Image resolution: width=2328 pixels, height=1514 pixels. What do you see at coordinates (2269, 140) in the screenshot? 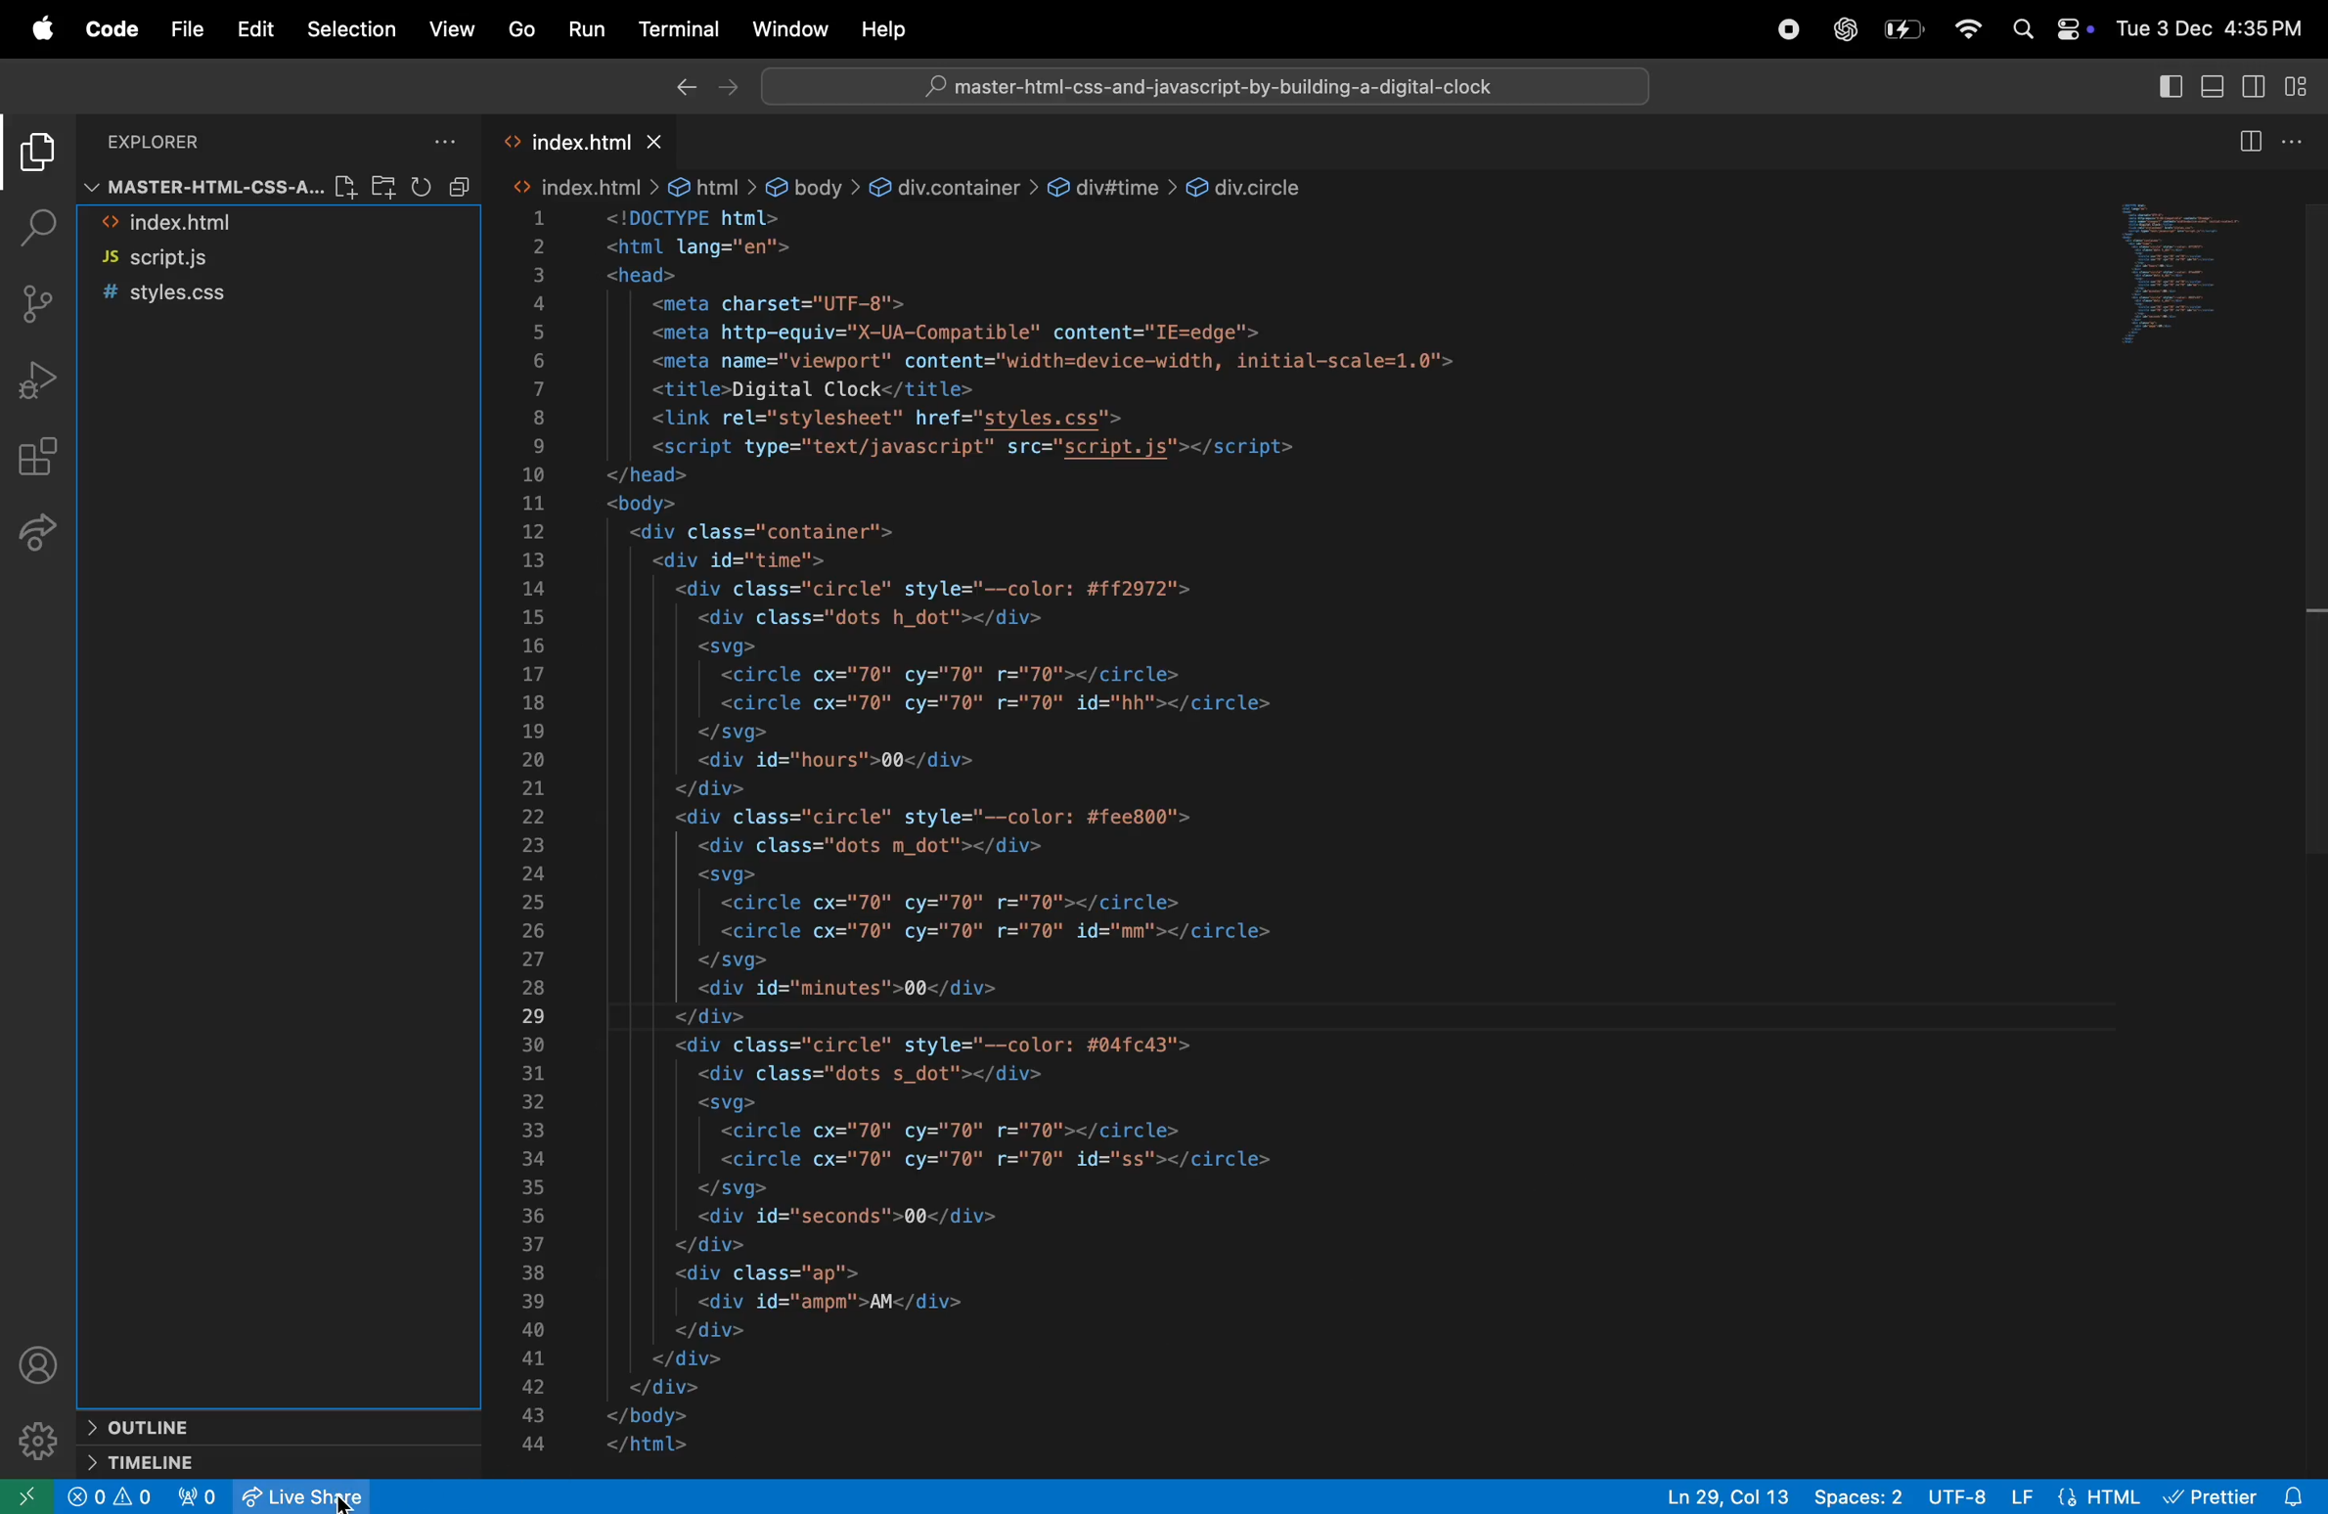
I see `toggle editor` at bounding box center [2269, 140].